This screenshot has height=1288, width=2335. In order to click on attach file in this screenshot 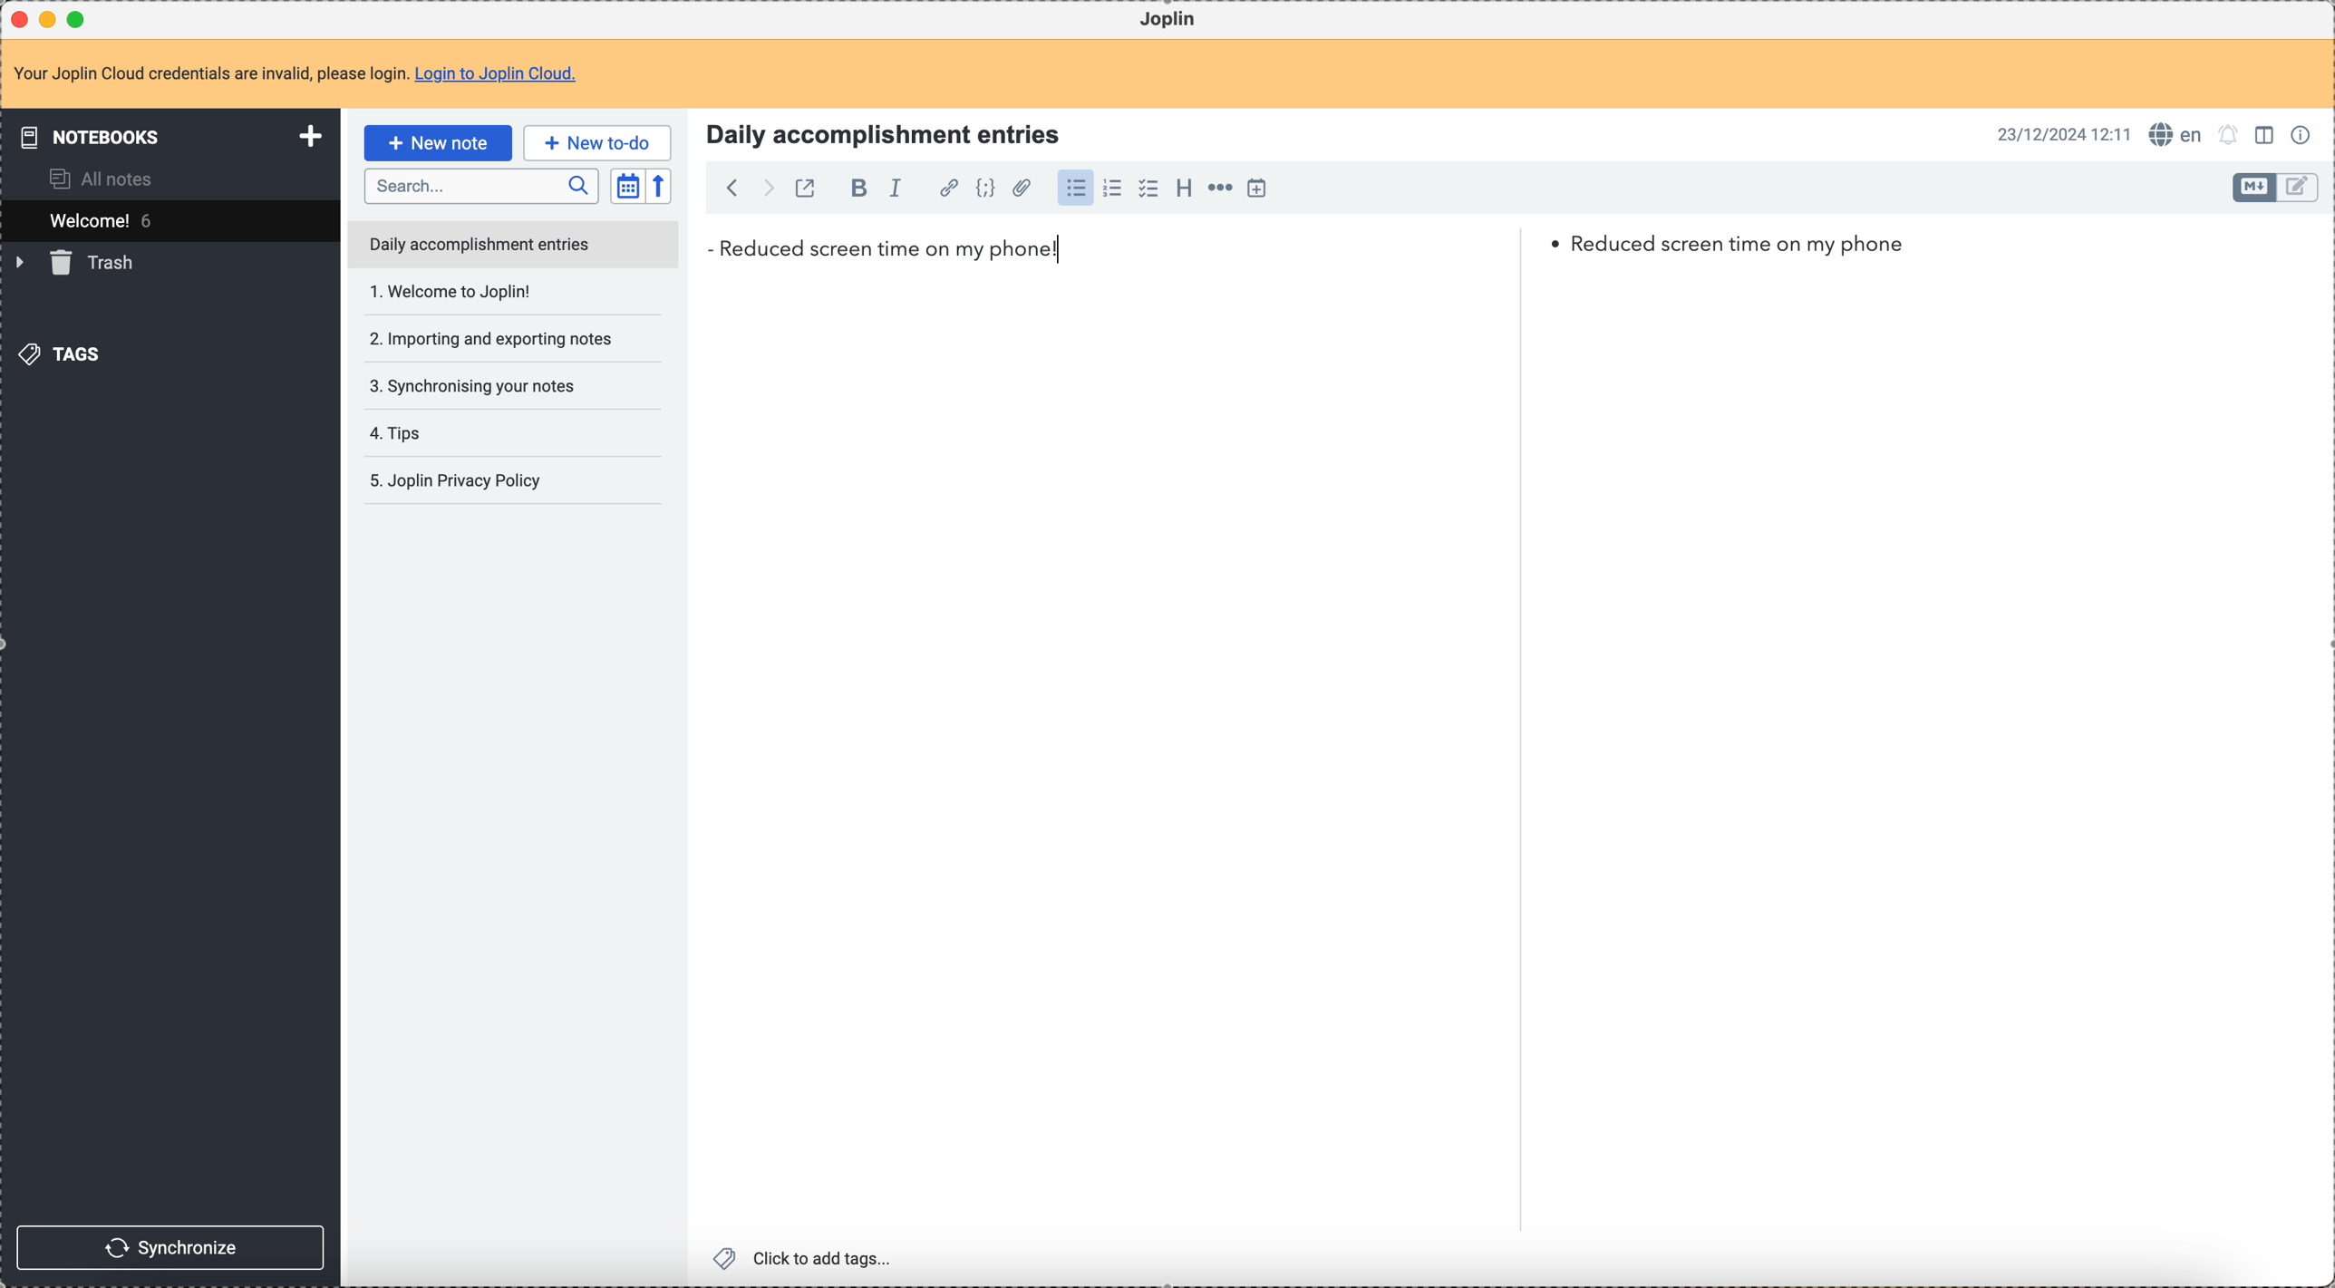, I will do `click(1022, 189)`.